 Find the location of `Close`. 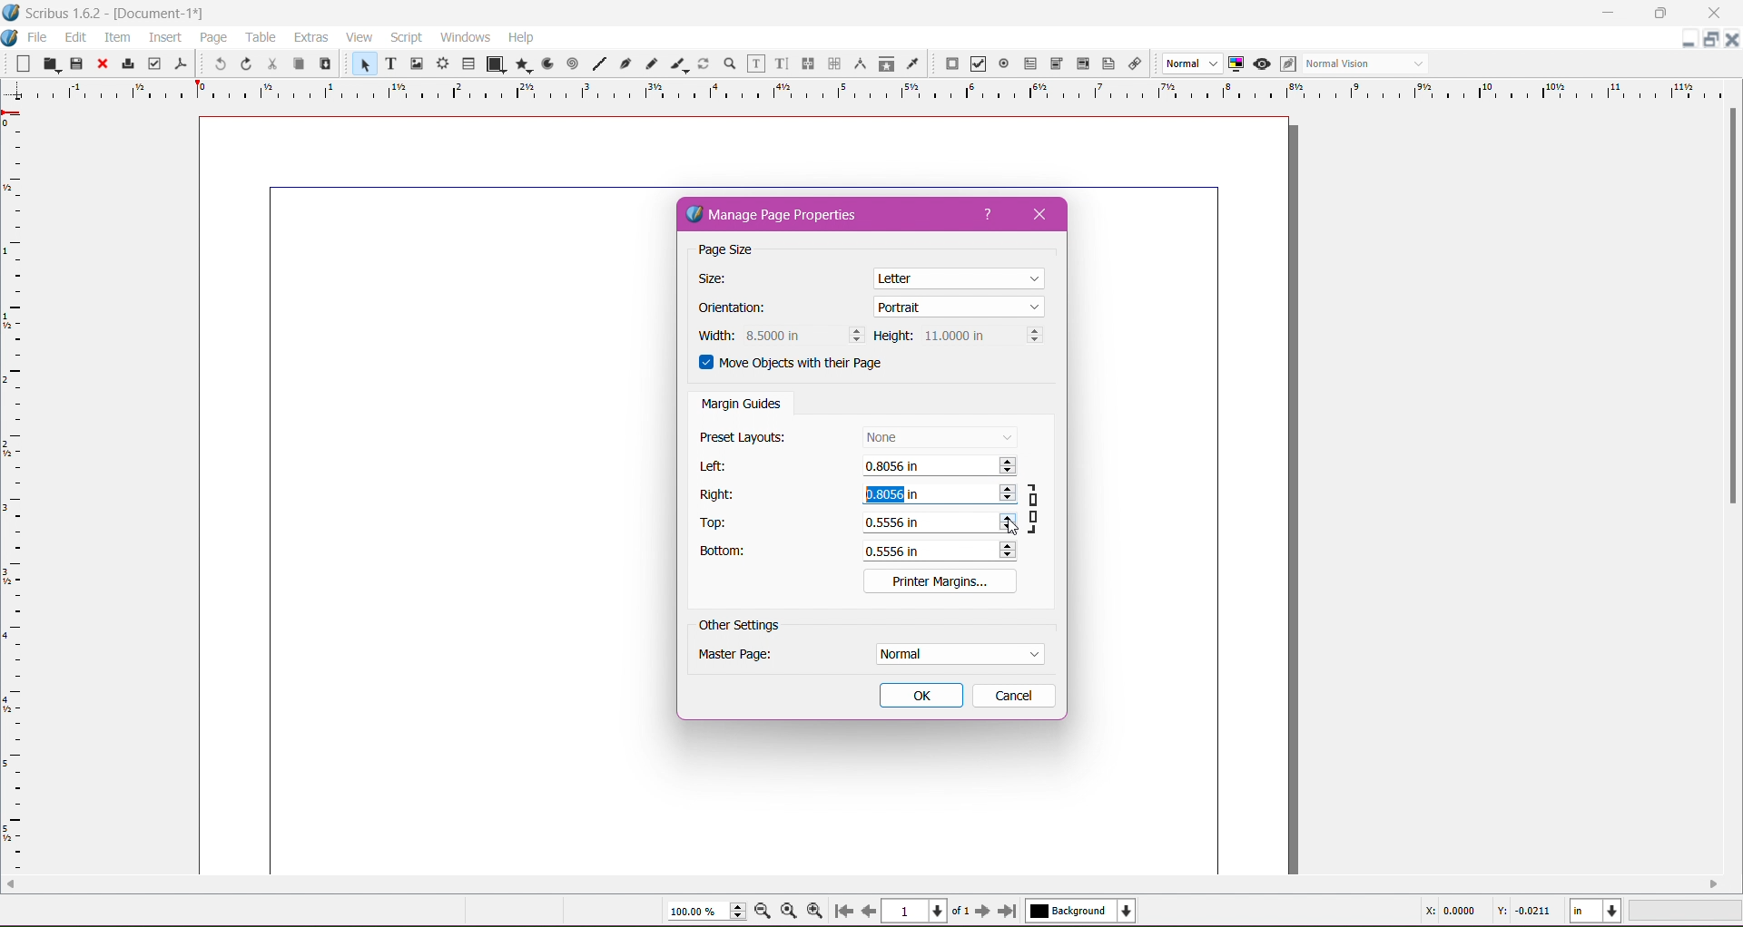

Close is located at coordinates (101, 64).